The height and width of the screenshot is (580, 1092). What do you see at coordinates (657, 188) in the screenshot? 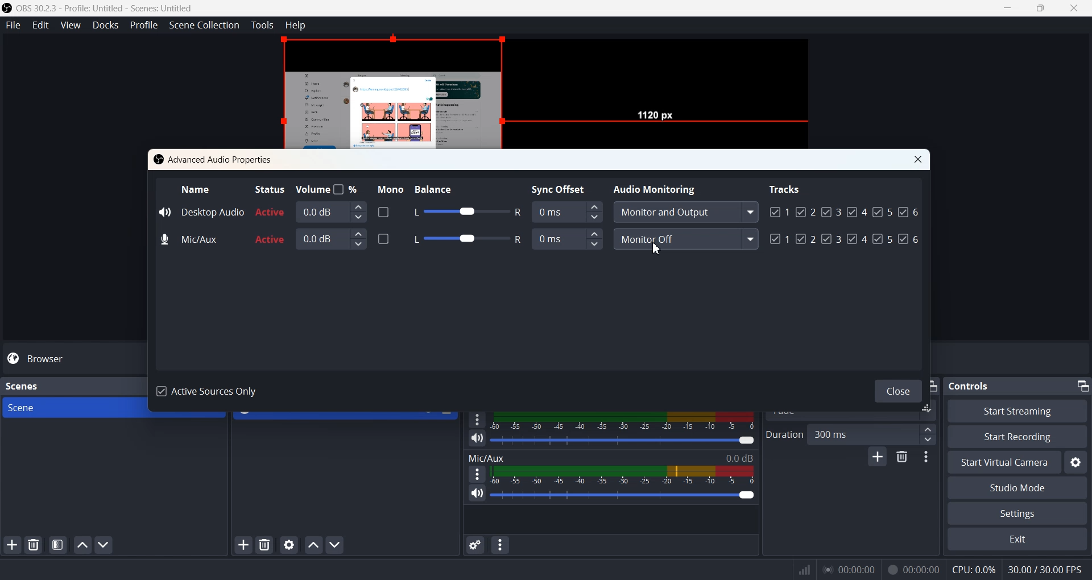
I see `Audio Monitoring` at bounding box center [657, 188].